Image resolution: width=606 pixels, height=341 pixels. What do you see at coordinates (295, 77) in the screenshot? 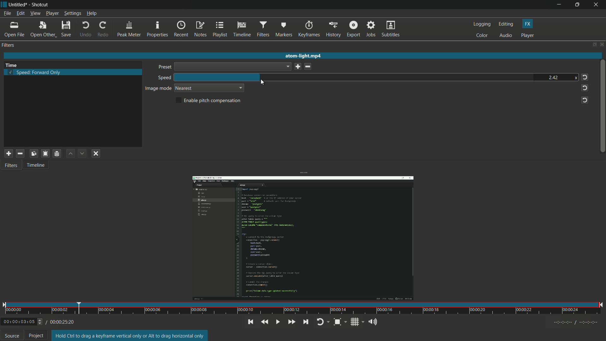
I see `speed bar` at bounding box center [295, 77].